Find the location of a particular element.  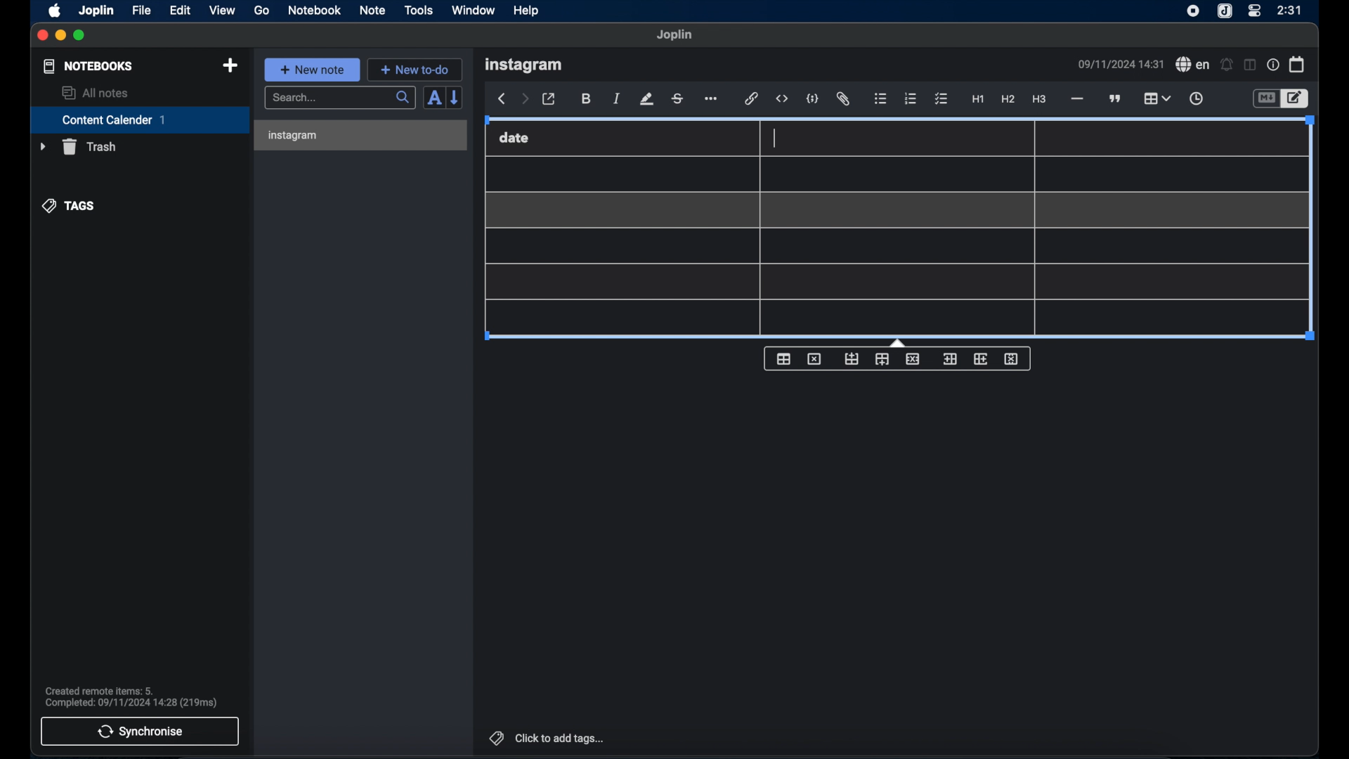

checklist is located at coordinates (942, 100).